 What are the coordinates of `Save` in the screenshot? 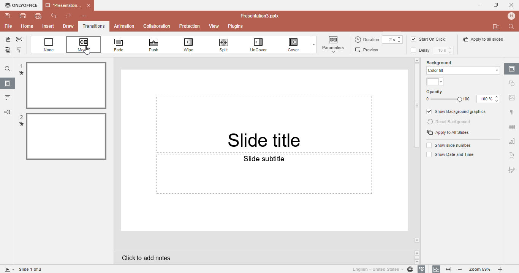 It's located at (6, 16).